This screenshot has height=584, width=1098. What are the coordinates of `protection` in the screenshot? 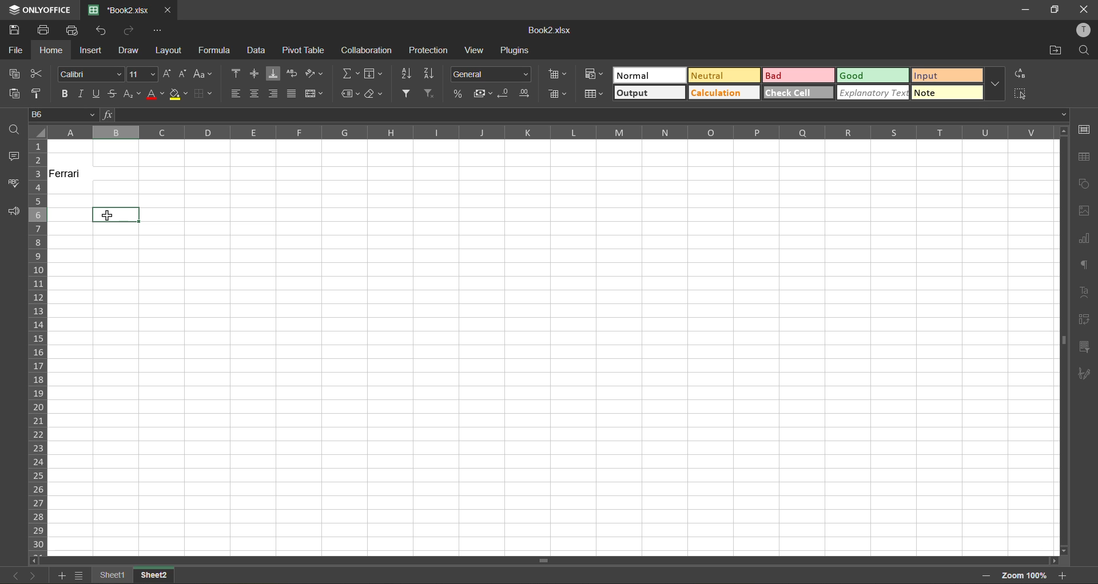 It's located at (427, 50).